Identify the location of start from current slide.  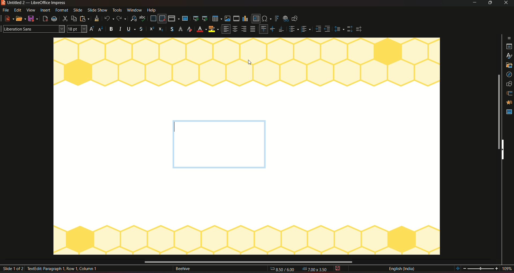
(205, 19).